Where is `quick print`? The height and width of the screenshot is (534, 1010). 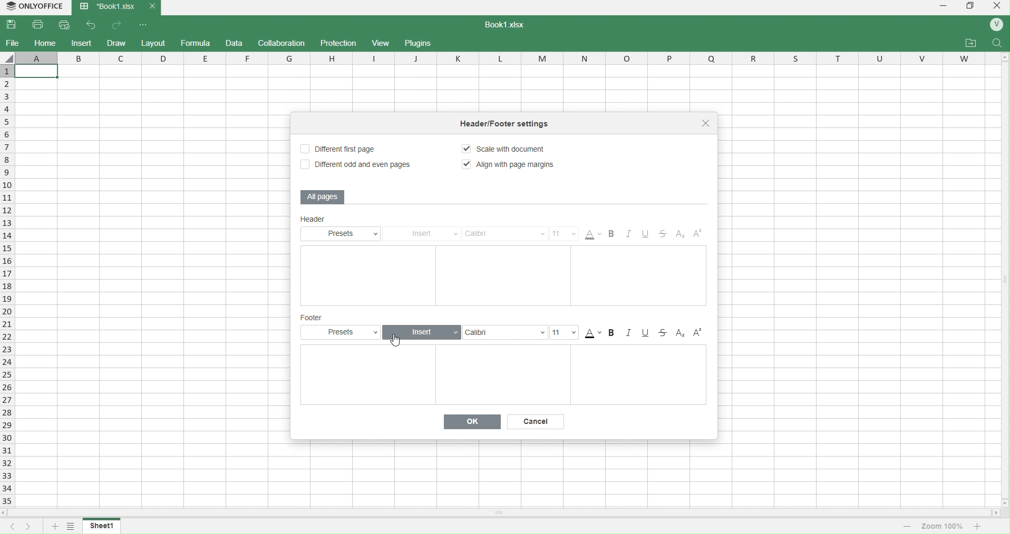
quick print is located at coordinates (66, 24).